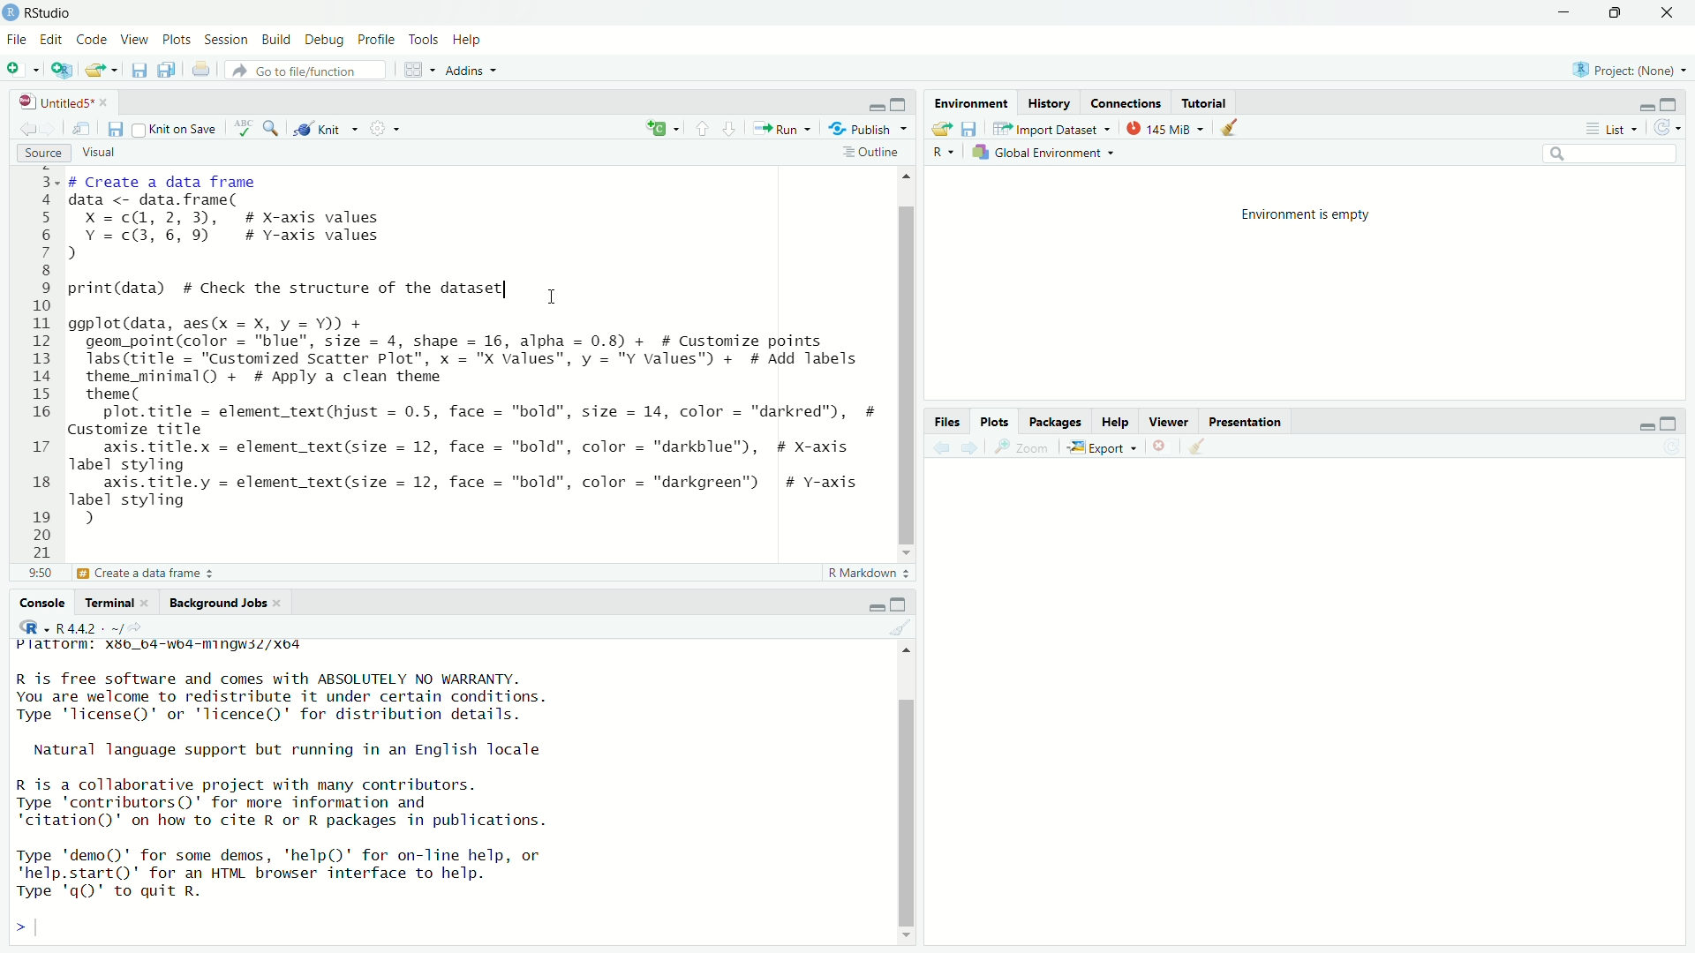 This screenshot has width=1695, height=953. What do you see at coordinates (906, 363) in the screenshot?
I see `Scrollbar ` at bounding box center [906, 363].